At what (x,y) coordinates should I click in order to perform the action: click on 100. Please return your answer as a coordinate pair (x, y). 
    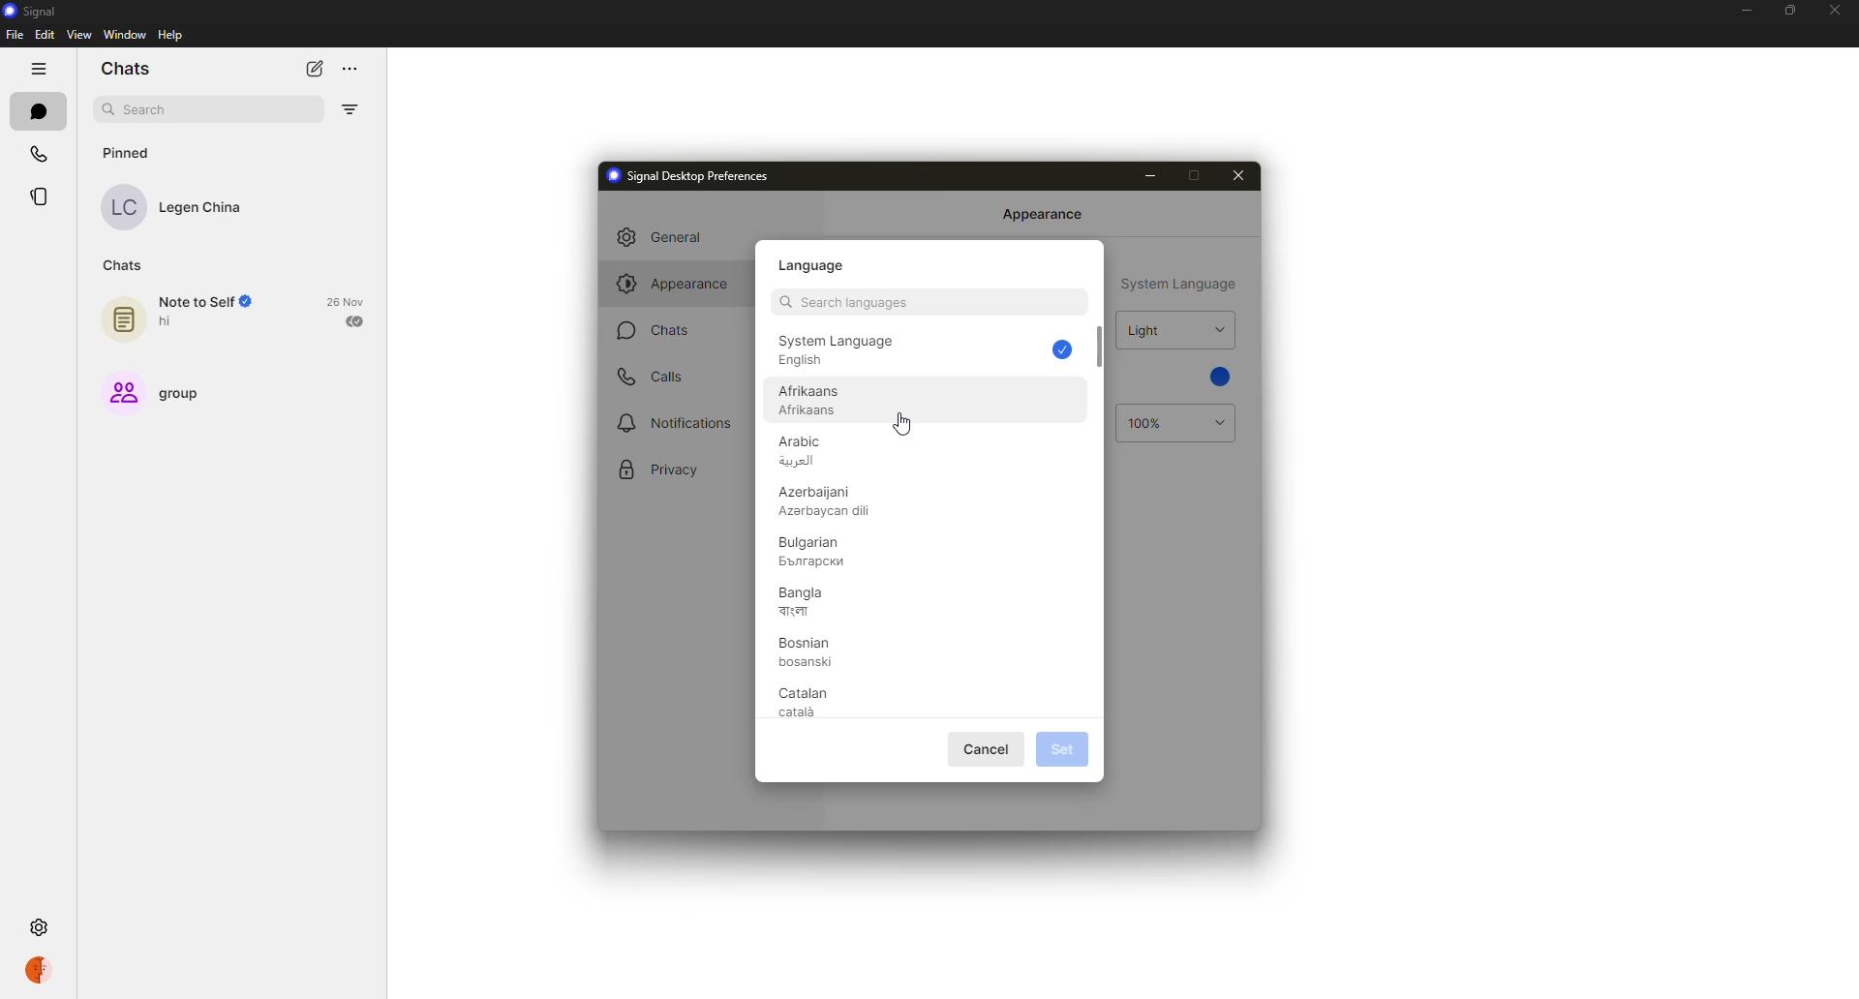
    Looking at the image, I should click on (1149, 423).